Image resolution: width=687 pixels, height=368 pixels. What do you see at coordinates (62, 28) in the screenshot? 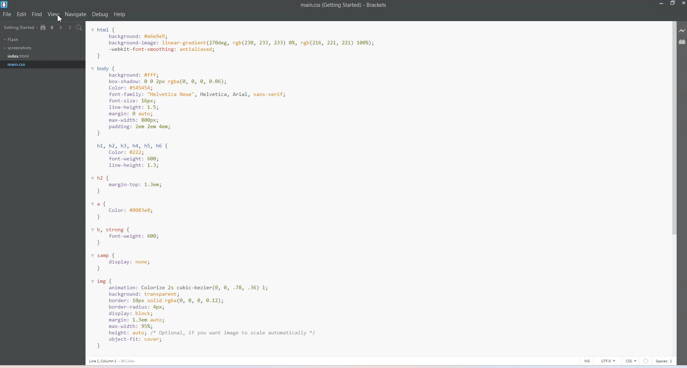
I see `Navigate Forward` at bounding box center [62, 28].